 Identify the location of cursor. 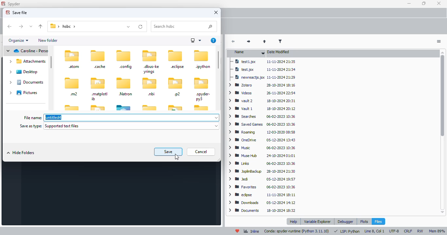
(177, 157).